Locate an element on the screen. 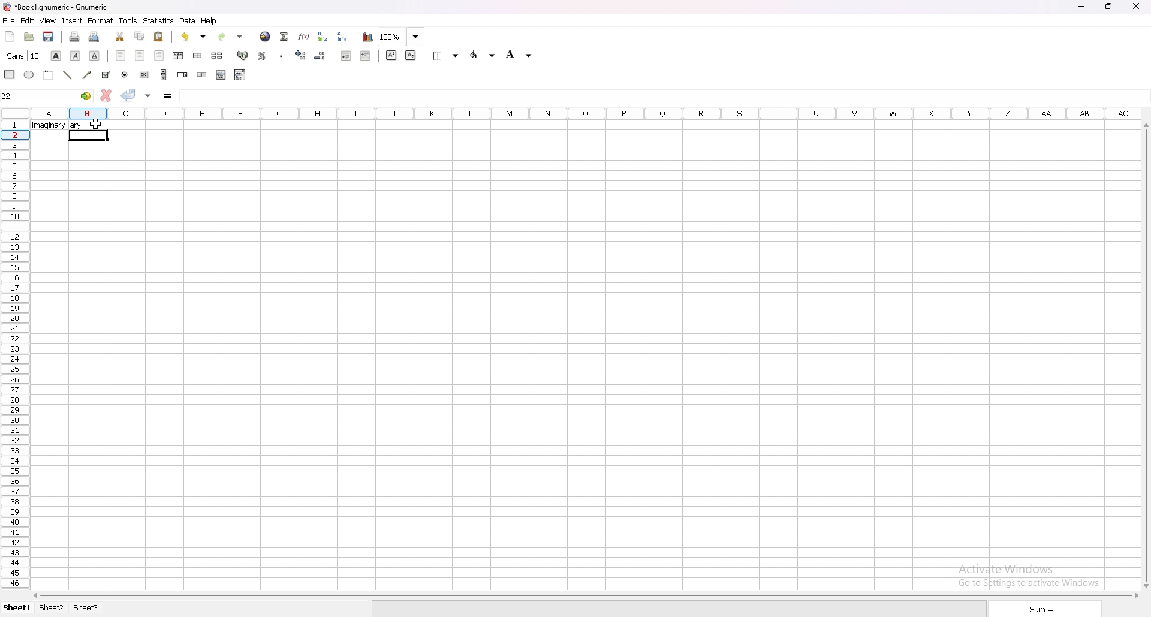  output is located at coordinates (77, 125).